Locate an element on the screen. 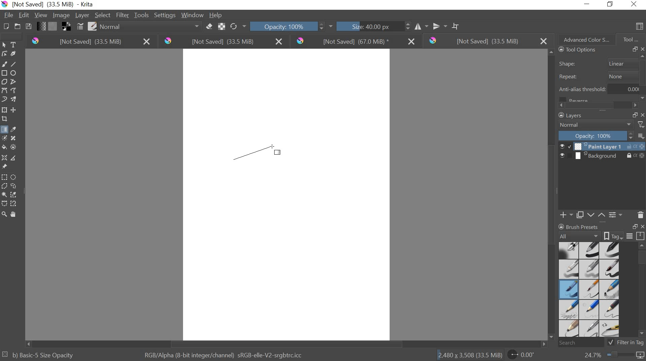  crop layer is located at coordinates (5, 120).